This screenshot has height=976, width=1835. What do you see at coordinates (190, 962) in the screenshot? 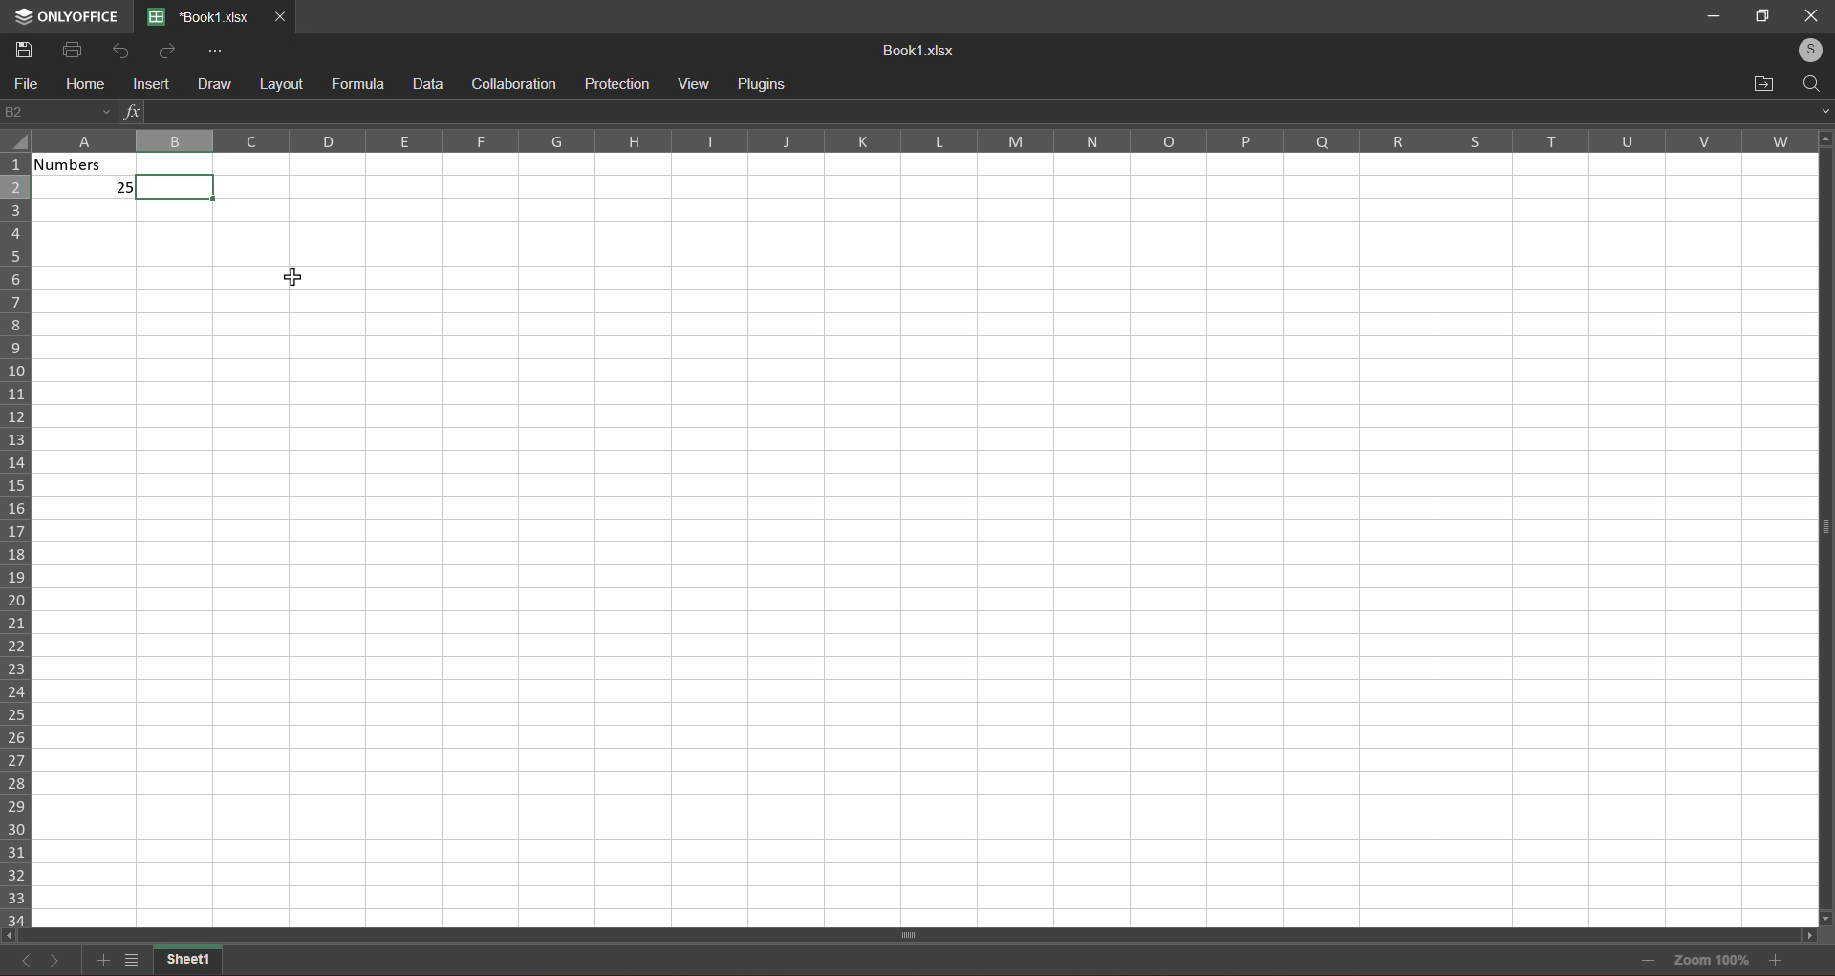
I see `sheet1` at bounding box center [190, 962].